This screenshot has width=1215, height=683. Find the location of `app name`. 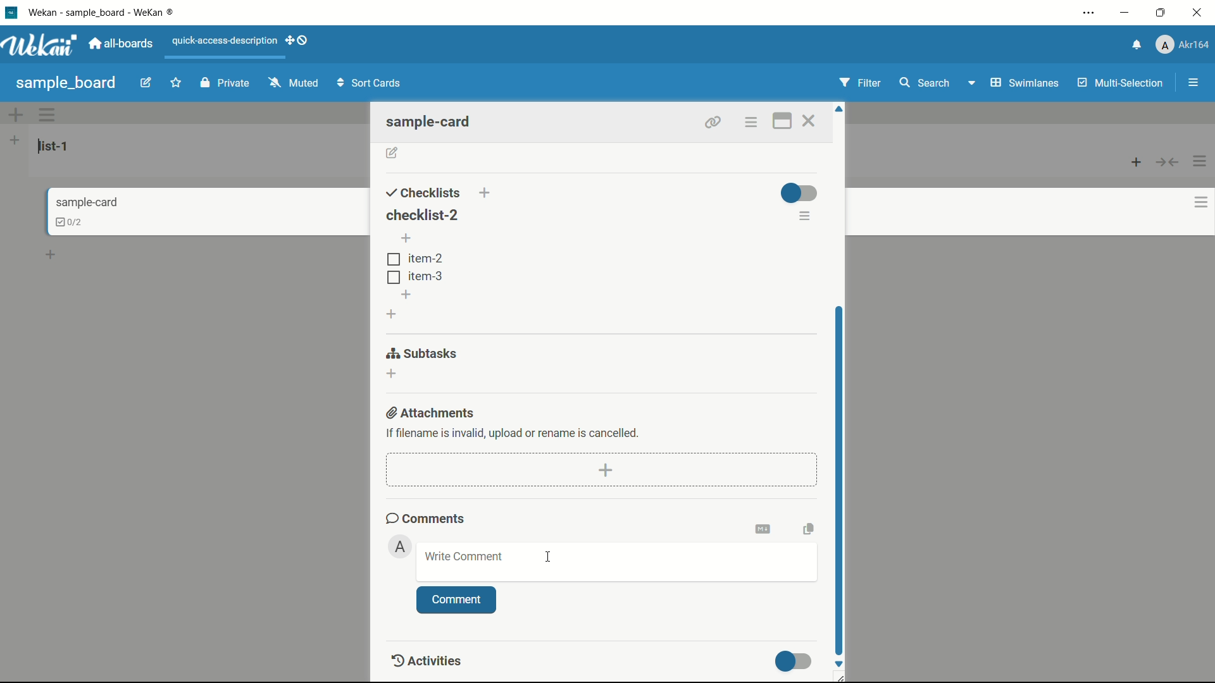

app name is located at coordinates (109, 11).